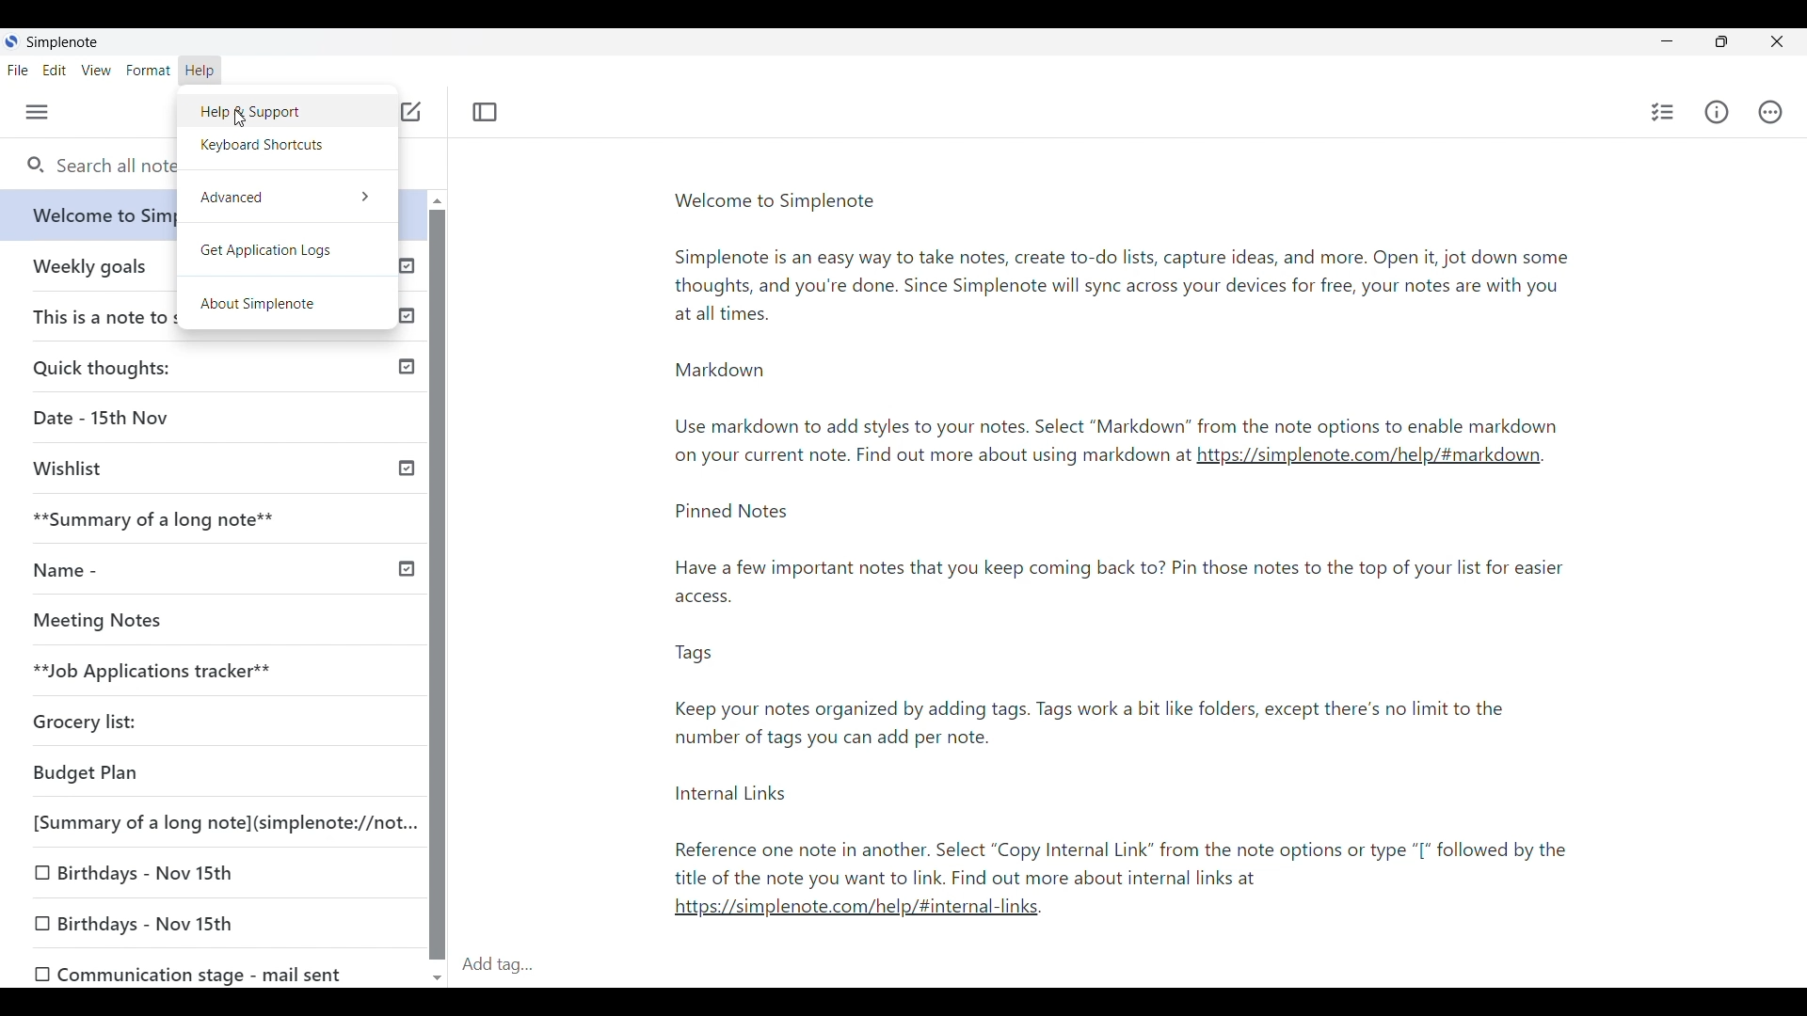 The image size is (1807, 1016). I want to click on Insert checklist, so click(1663, 112).